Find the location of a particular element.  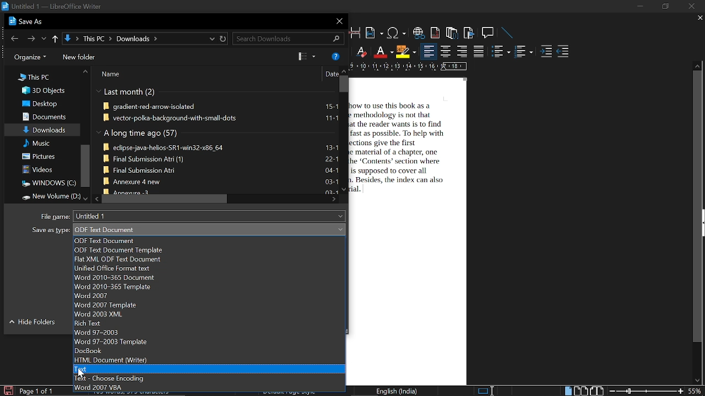

previous location is located at coordinates (44, 37).